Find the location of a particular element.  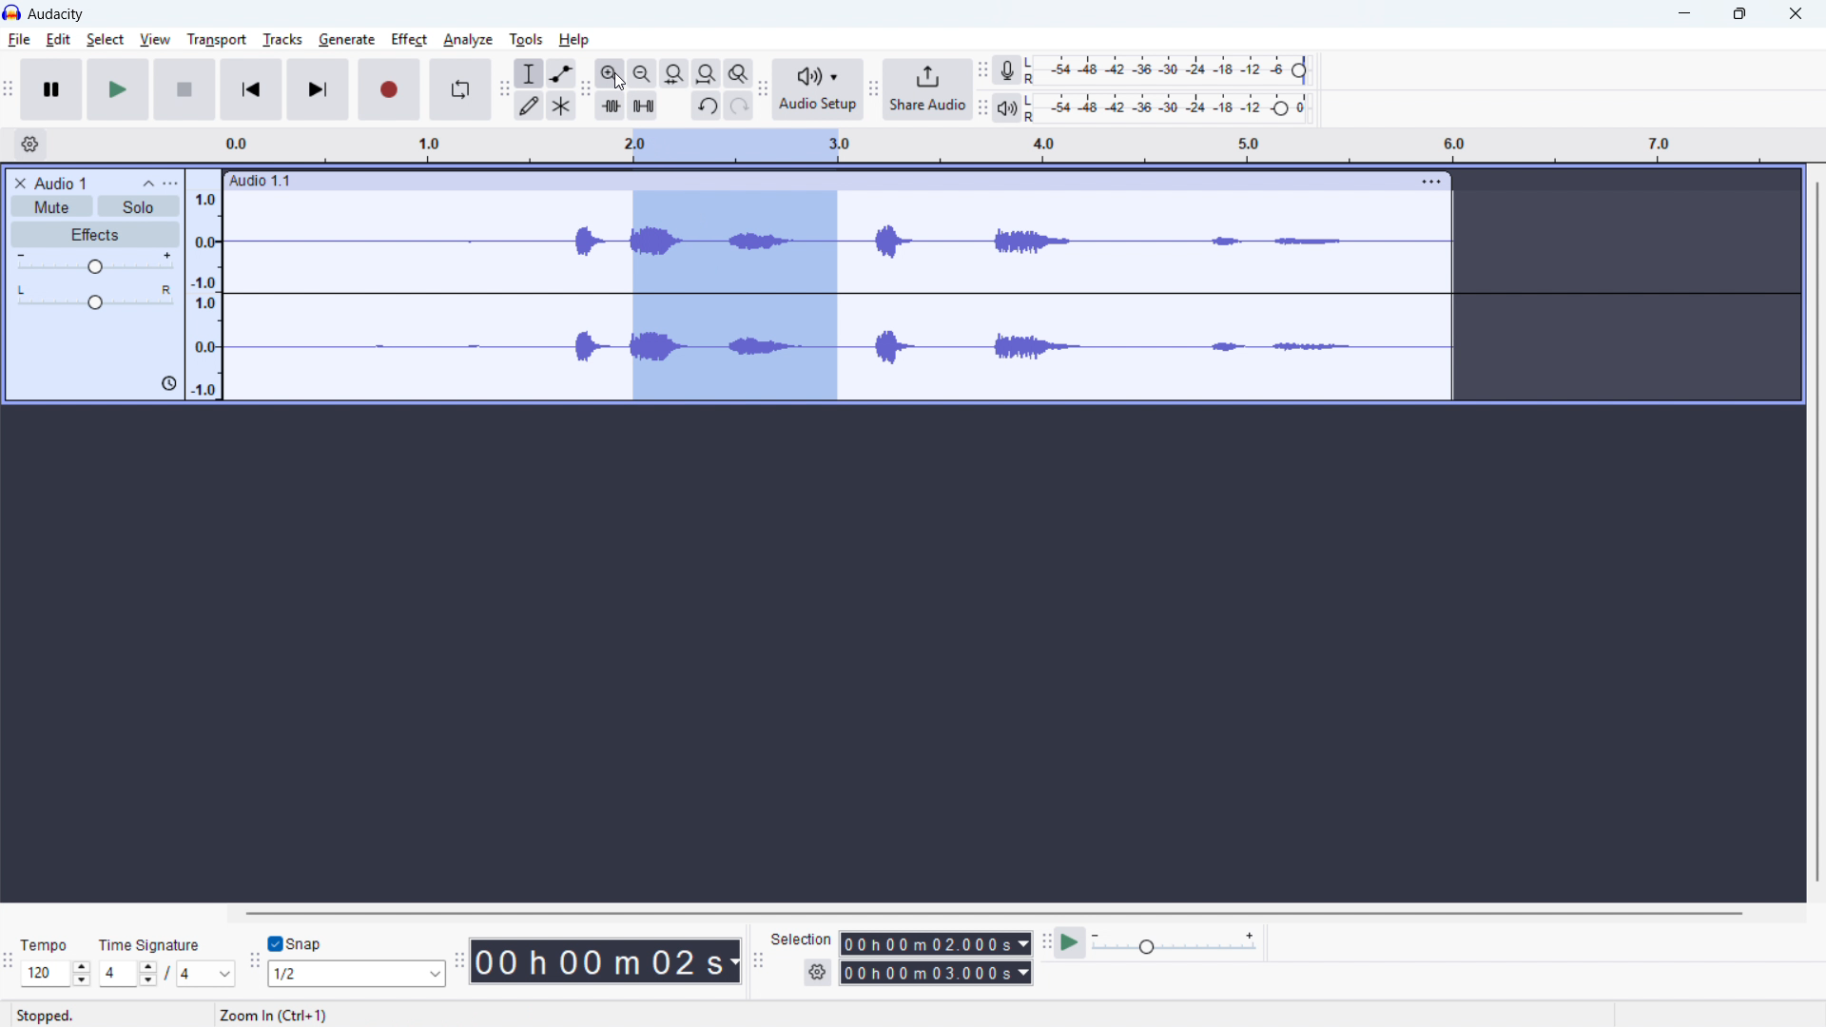

Tracks is located at coordinates (283, 39).